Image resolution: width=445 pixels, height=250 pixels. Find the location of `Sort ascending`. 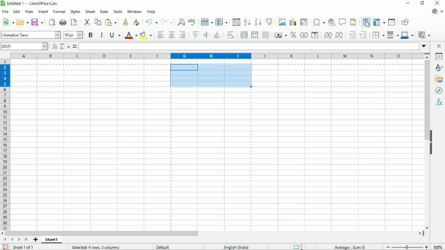

Sort ascending is located at coordinates (247, 22).